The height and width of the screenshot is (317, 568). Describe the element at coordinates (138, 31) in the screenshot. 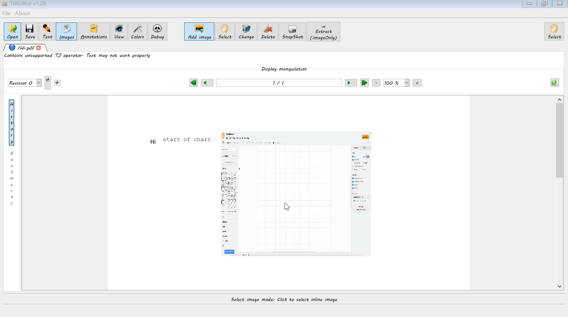

I see `colors` at that location.